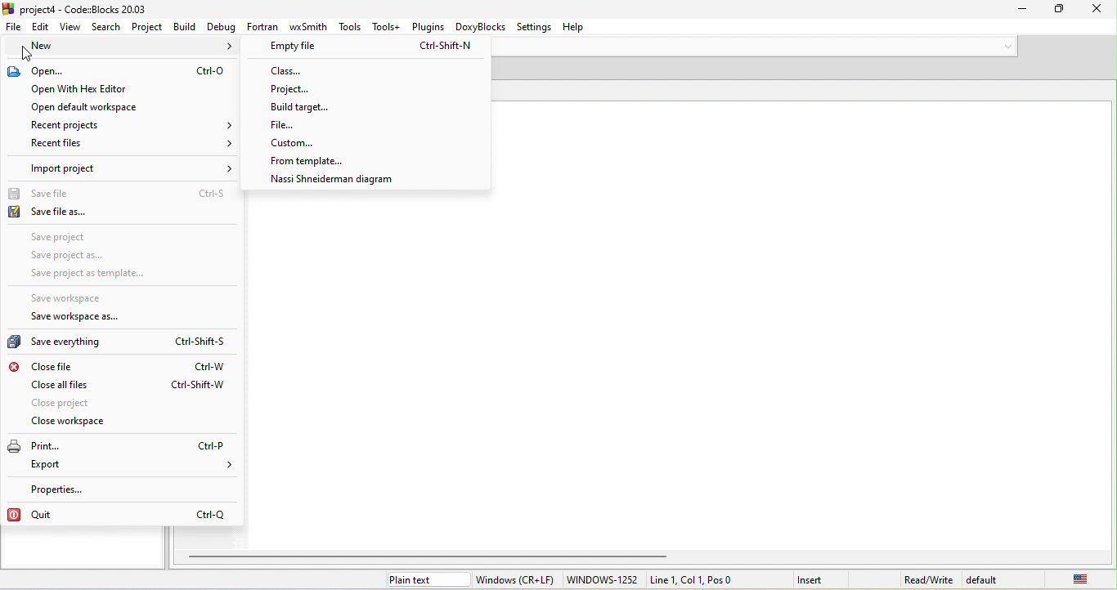  Describe the element at coordinates (711, 579) in the screenshot. I see `line 1, col 1, Pos0` at that location.